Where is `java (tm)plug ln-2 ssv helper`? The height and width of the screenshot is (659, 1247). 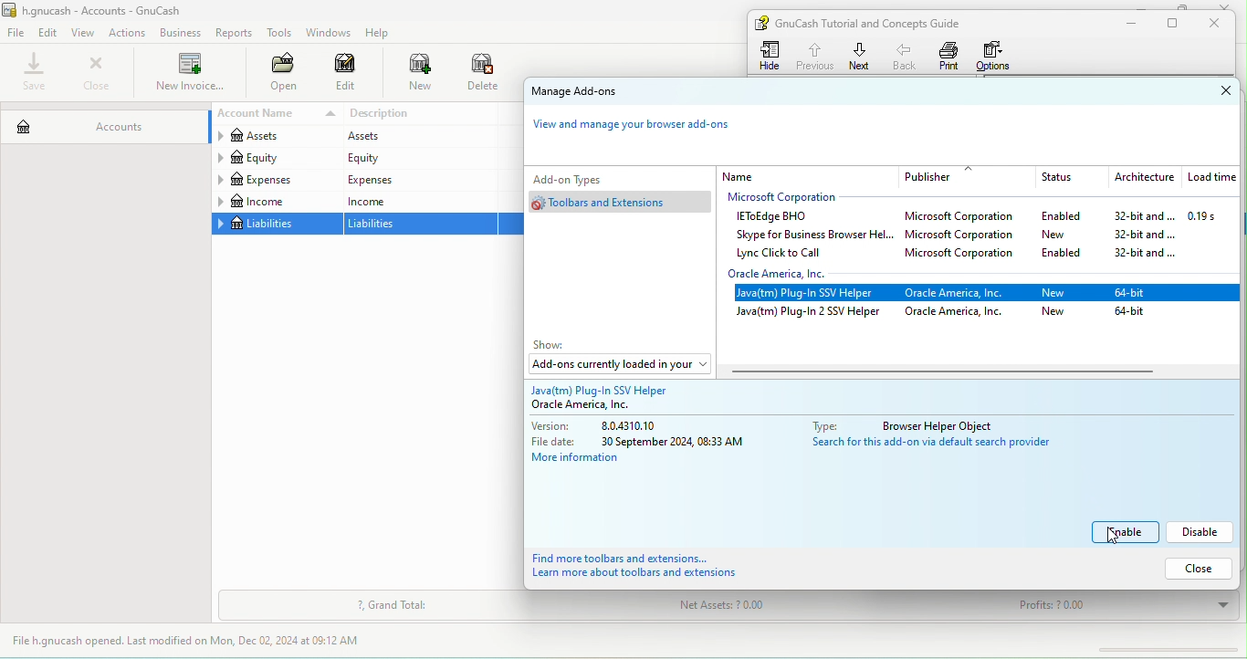
java (tm)plug ln-2 ssv helper is located at coordinates (809, 314).